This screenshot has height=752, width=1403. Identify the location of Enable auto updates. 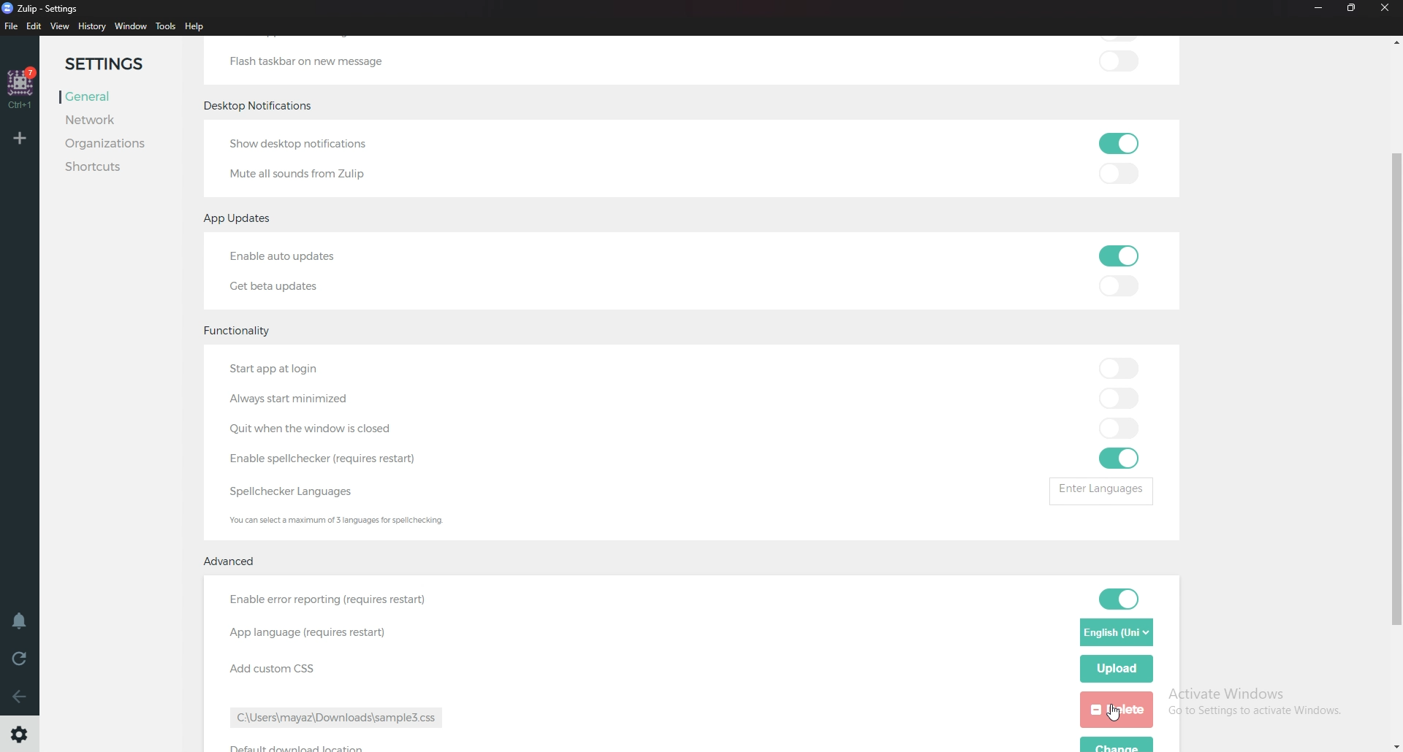
(309, 256).